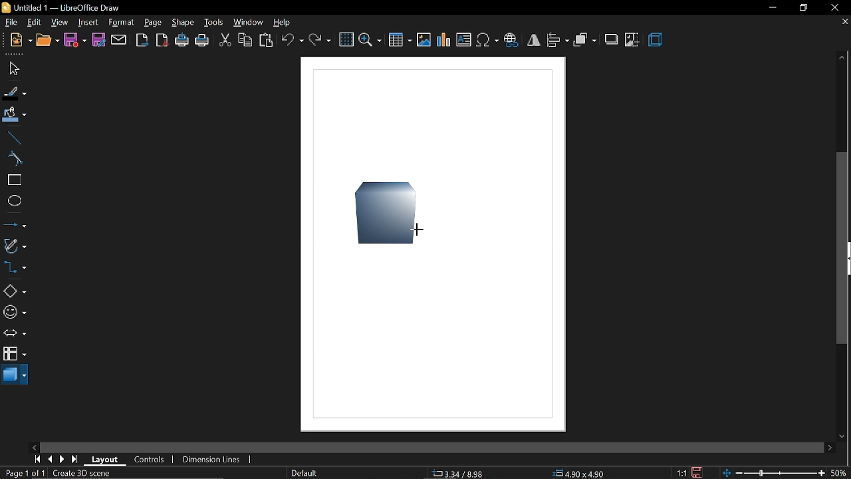 The height and width of the screenshot is (479, 851). Describe the element at coordinates (35, 23) in the screenshot. I see `edit` at that location.